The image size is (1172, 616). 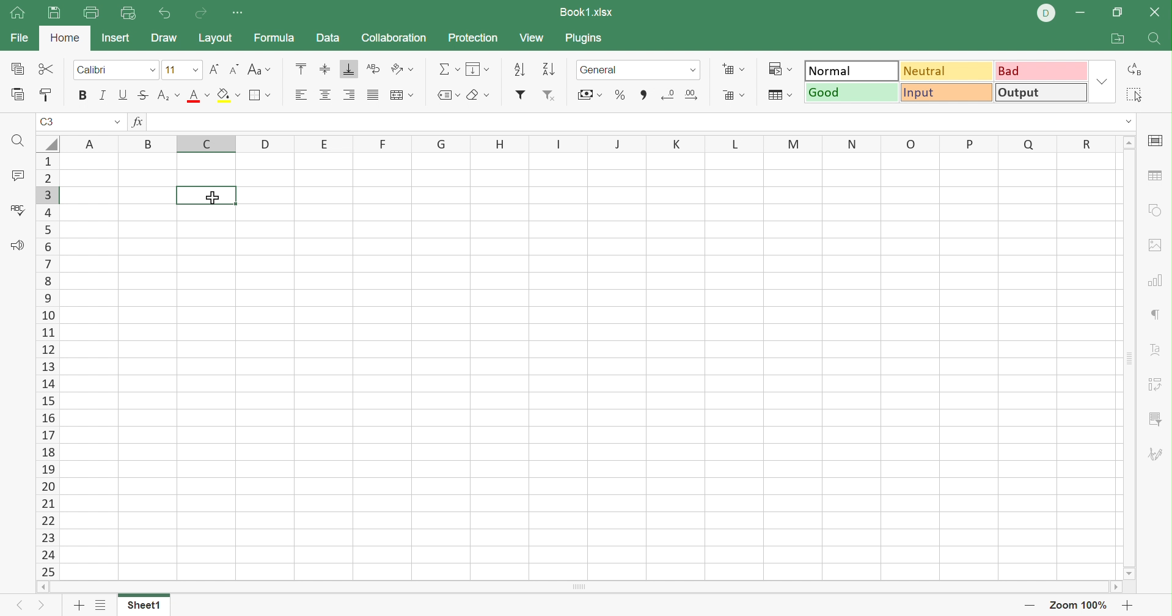 I want to click on Copy, so click(x=20, y=68).